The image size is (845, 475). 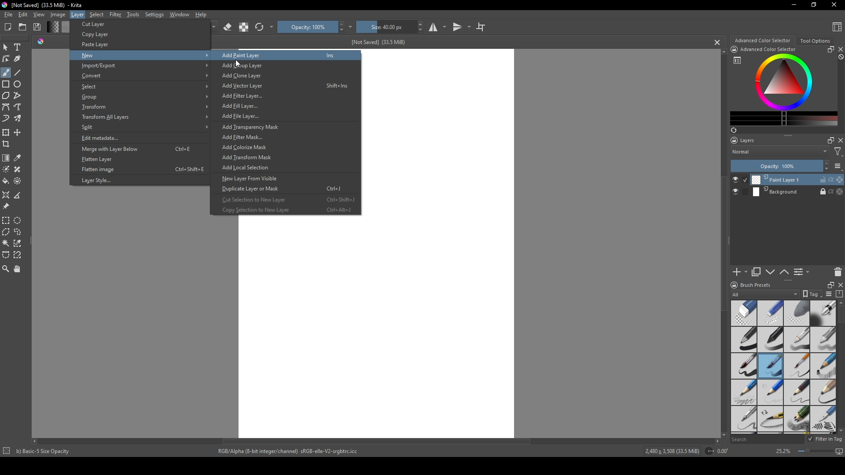 I want to click on Text, so click(x=19, y=48).